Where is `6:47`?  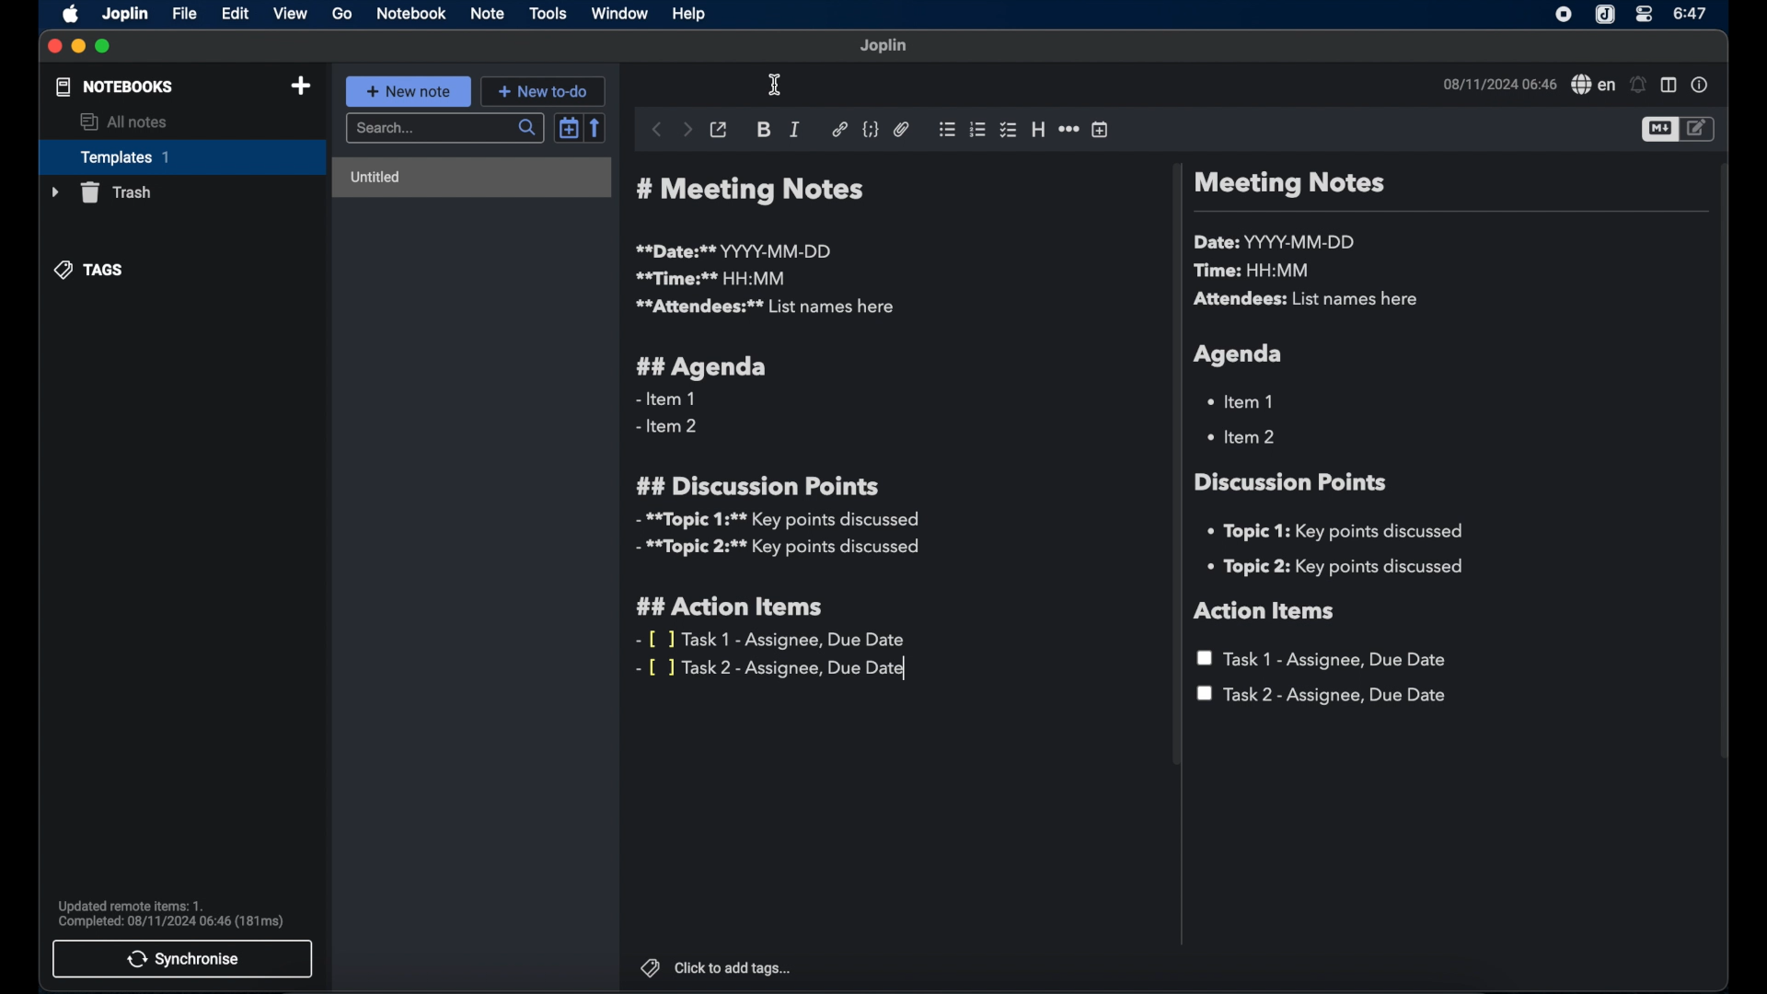
6:47 is located at coordinates (1690, 14).